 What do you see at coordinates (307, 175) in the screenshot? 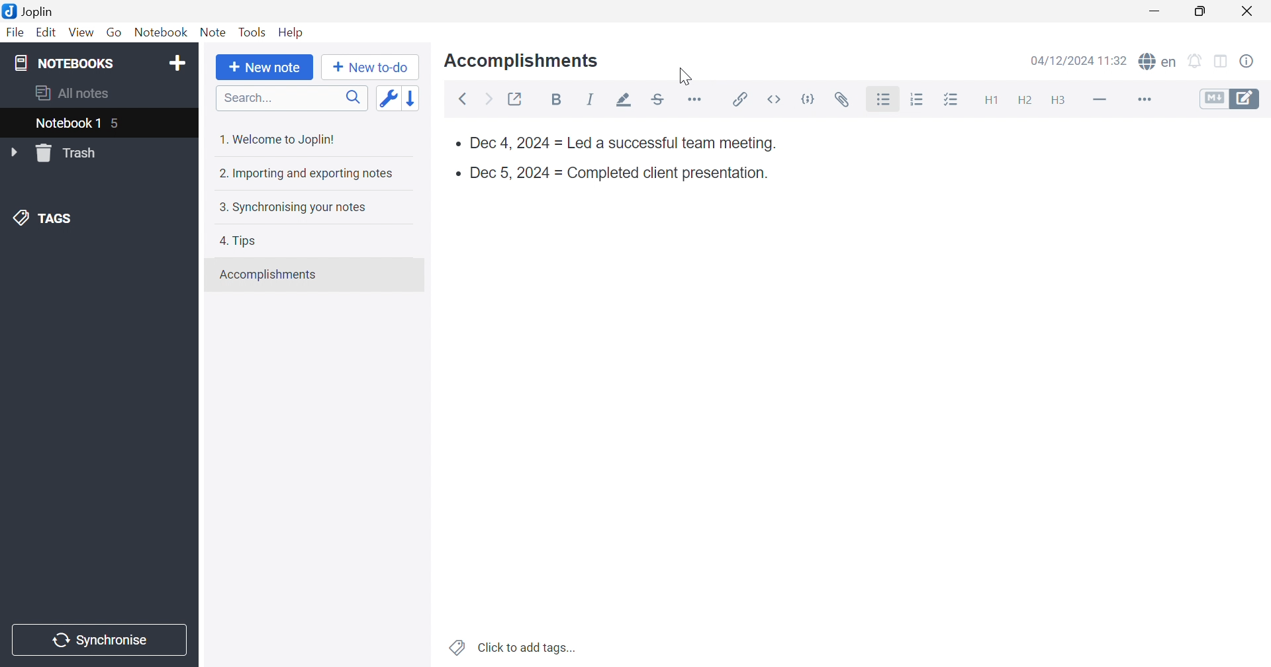
I see `2. Importing and exporting notes` at bounding box center [307, 175].